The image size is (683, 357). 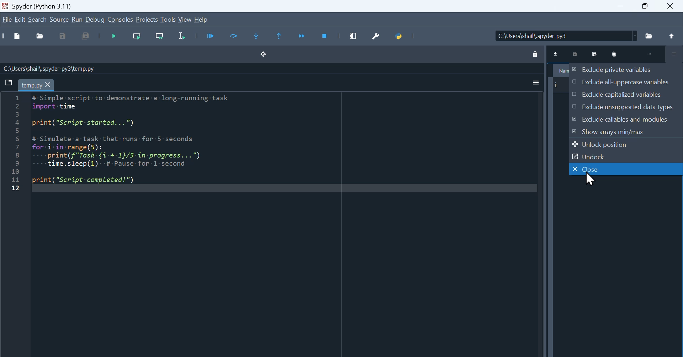 What do you see at coordinates (626, 106) in the screenshot?
I see `Exclude unsupported data types` at bounding box center [626, 106].